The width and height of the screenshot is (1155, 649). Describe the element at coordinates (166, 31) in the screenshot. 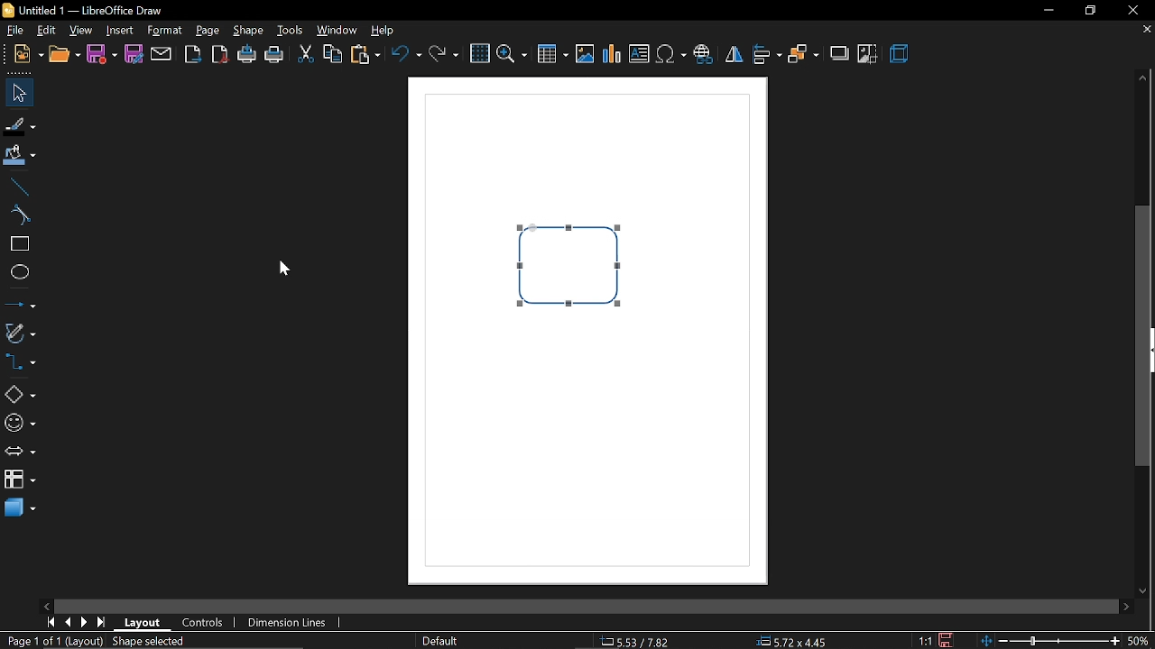

I see `format` at that location.